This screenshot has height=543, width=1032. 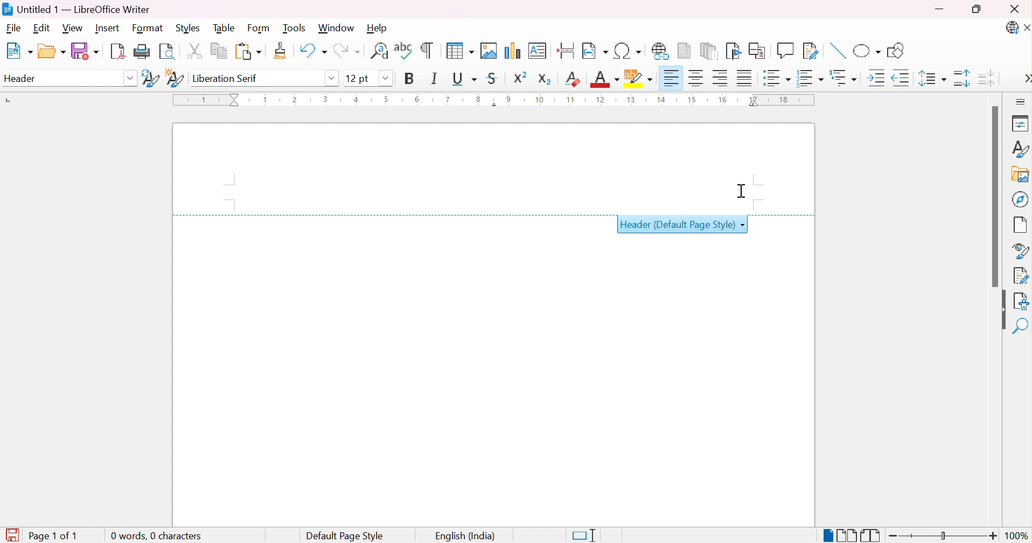 I want to click on Font color, so click(x=605, y=80).